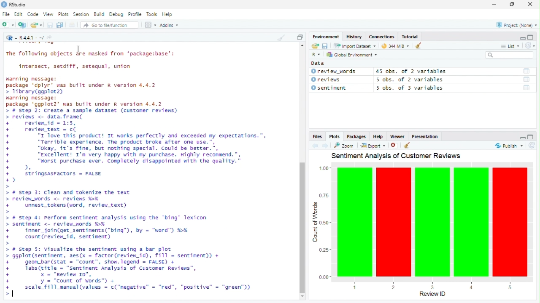 Image resolution: width=540 pixels, height=303 pixels. What do you see at coordinates (508, 146) in the screenshot?
I see `Publish` at bounding box center [508, 146].